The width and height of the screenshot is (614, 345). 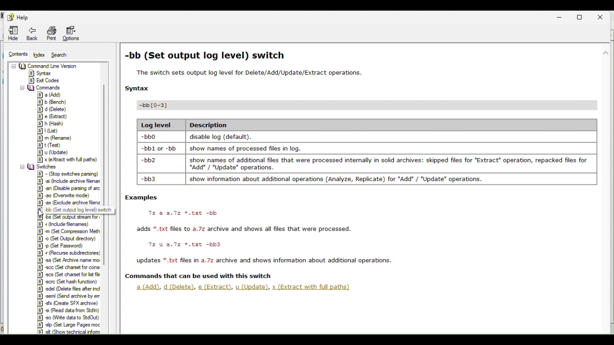 I want to click on set output log level page, so click(x=369, y=154).